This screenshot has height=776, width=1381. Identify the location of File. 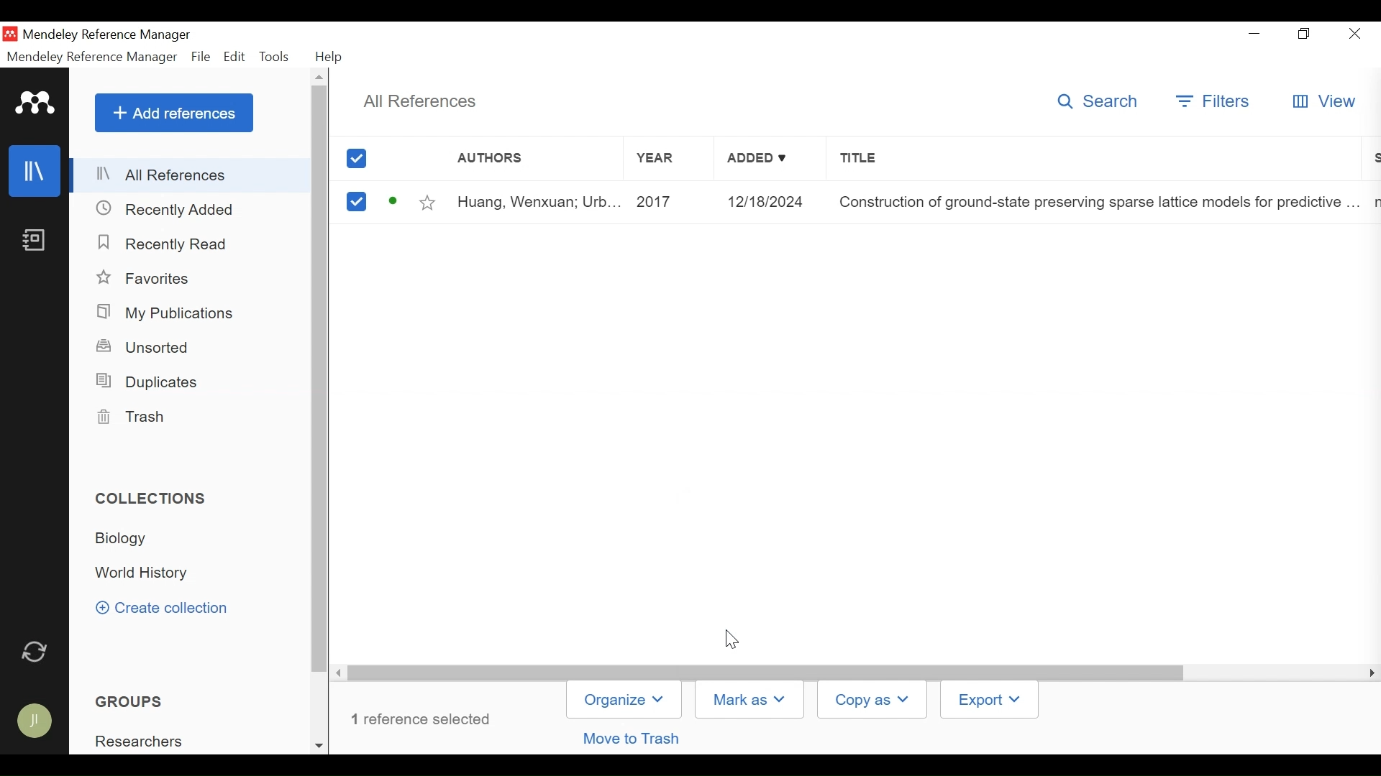
(200, 57).